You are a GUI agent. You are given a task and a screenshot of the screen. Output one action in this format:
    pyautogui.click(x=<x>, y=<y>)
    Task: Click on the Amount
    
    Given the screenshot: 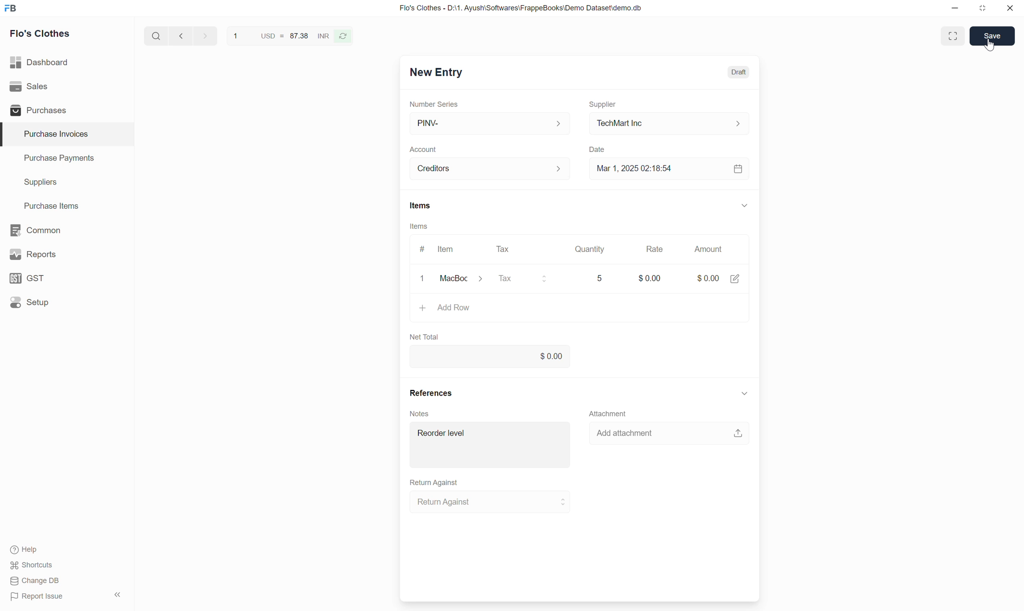 What is the action you would take?
    pyautogui.click(x=711, y=249)
    